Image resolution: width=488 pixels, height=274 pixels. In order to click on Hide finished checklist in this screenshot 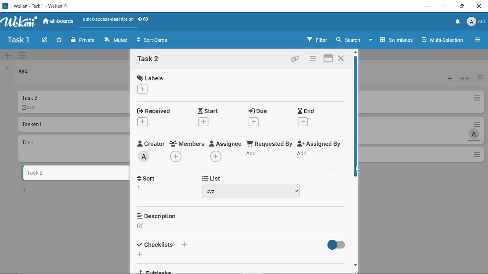, I will do `click(338, 245)`.